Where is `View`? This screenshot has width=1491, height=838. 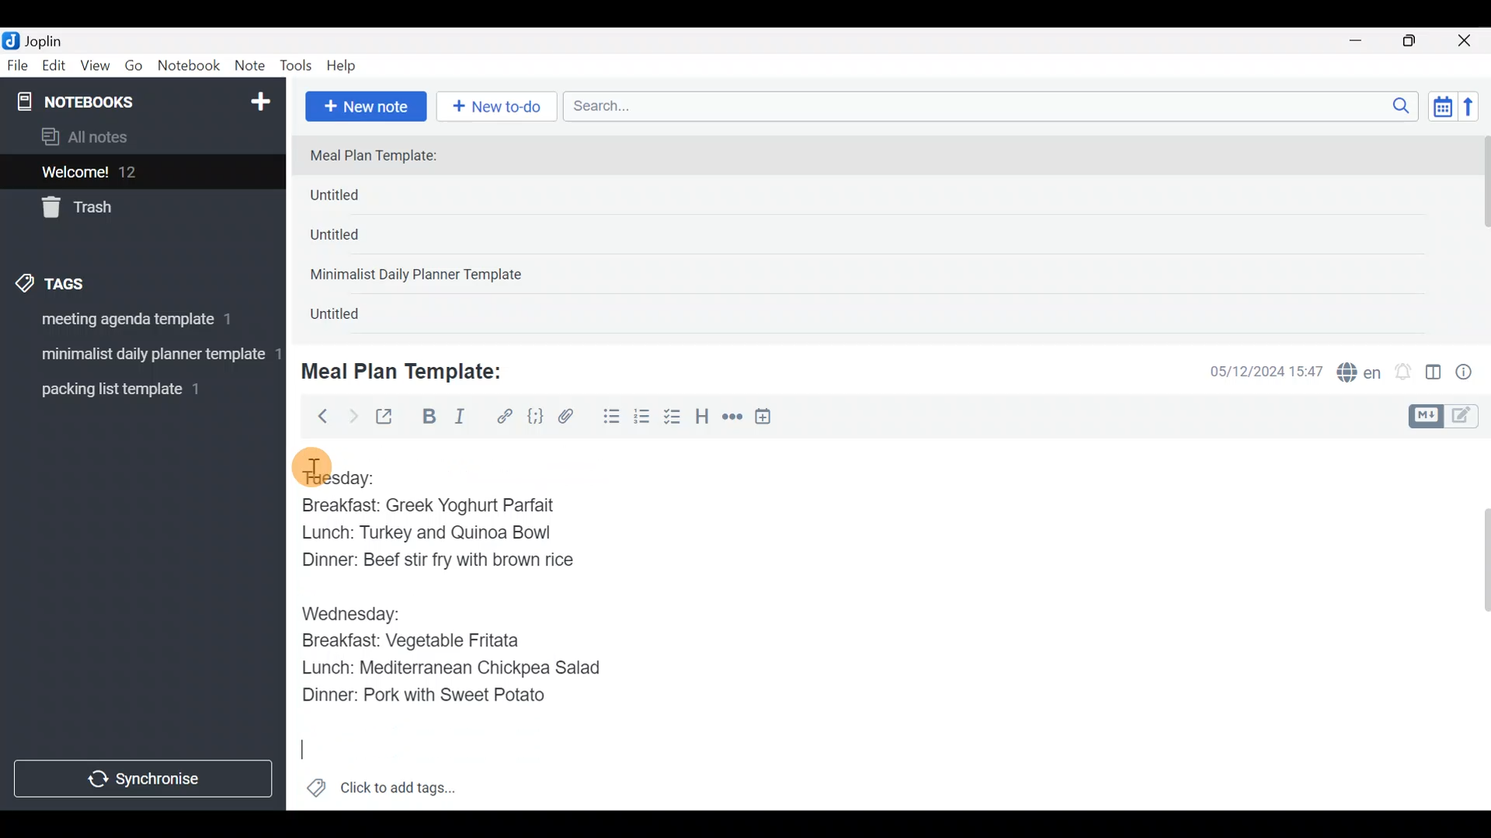
View is located at coordinates (95, 68).